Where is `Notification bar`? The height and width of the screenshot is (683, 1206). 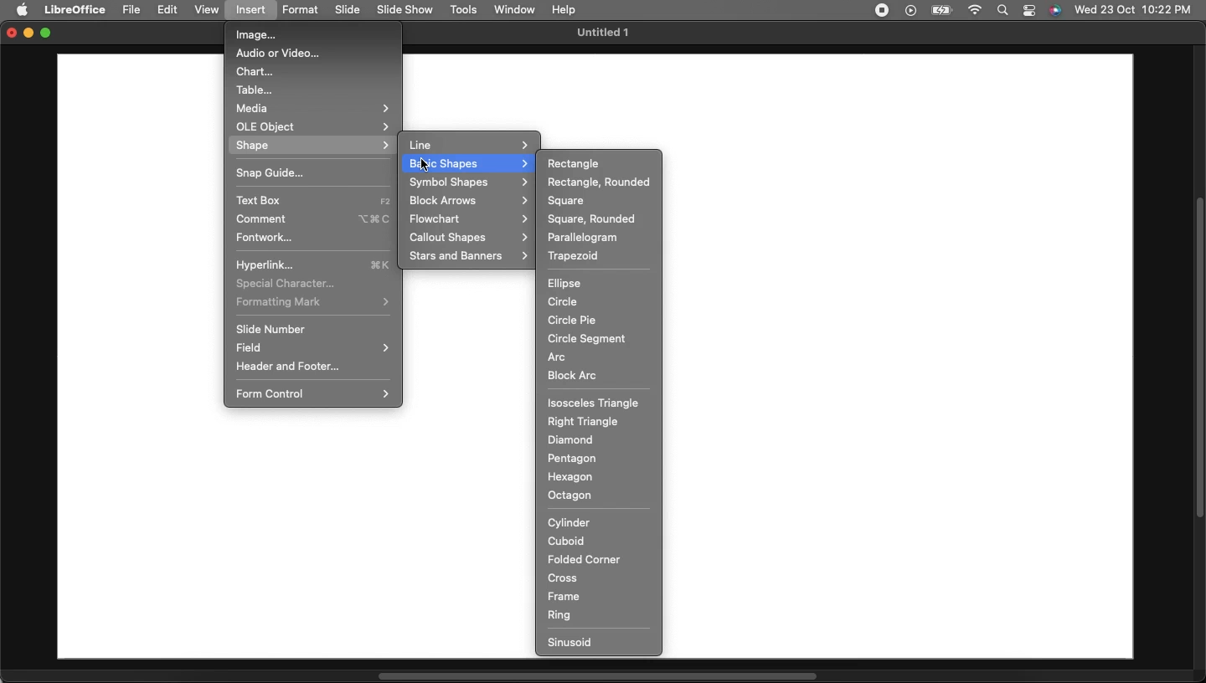
Notification bar is located at coordinates (1030, 11).